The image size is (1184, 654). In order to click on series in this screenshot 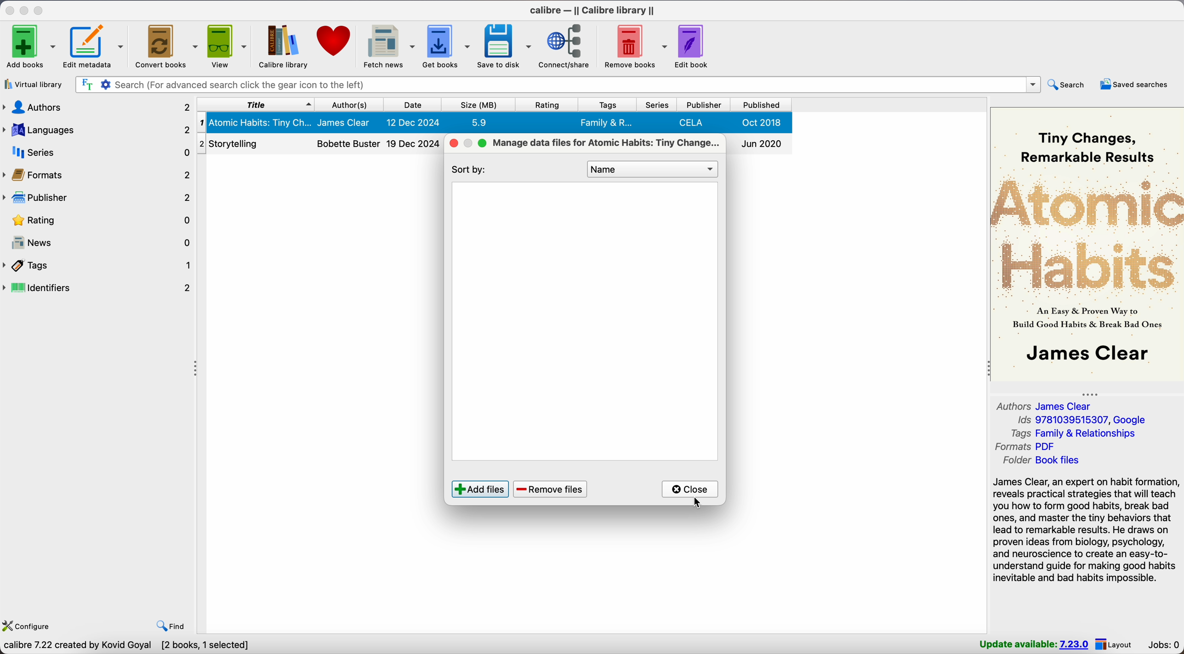, I will do `click(98, 152)`.